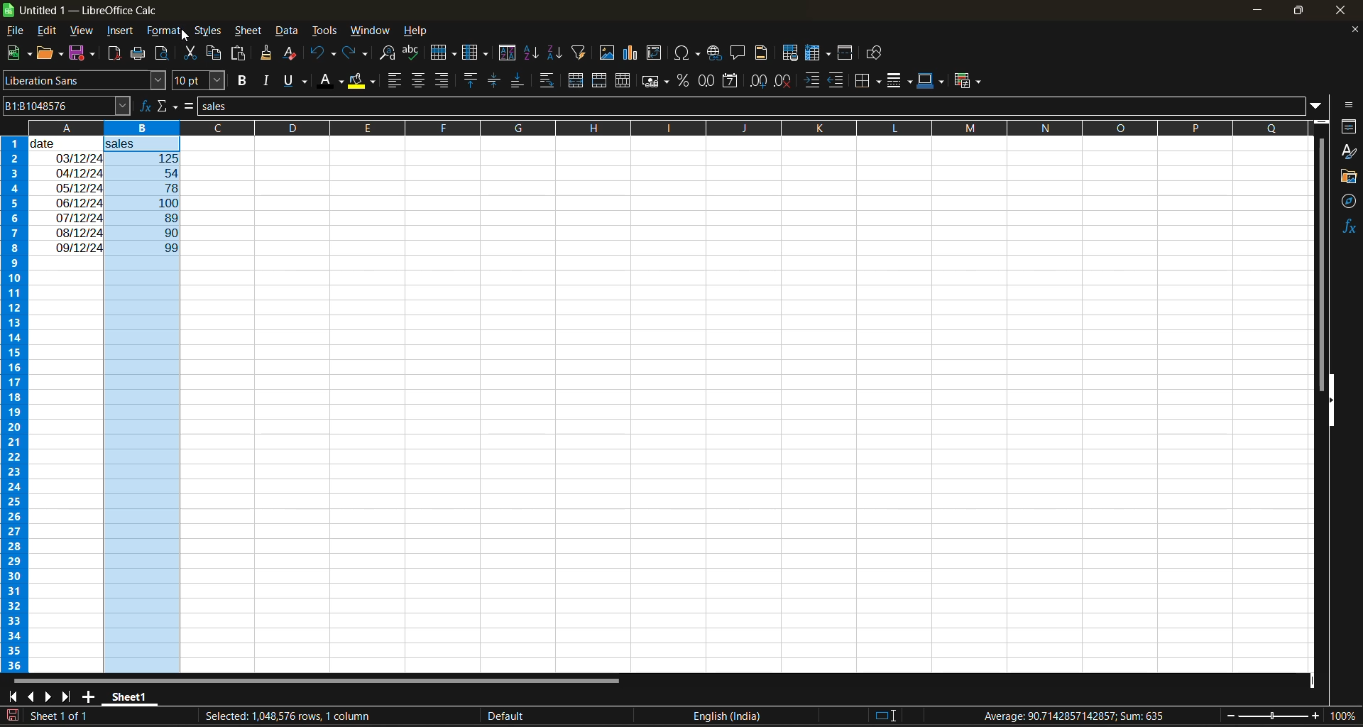 This screenshot has width=1363, height=727. Describe the element at coordinates (64, 105) in the screenshot. I see `name box` at that location.